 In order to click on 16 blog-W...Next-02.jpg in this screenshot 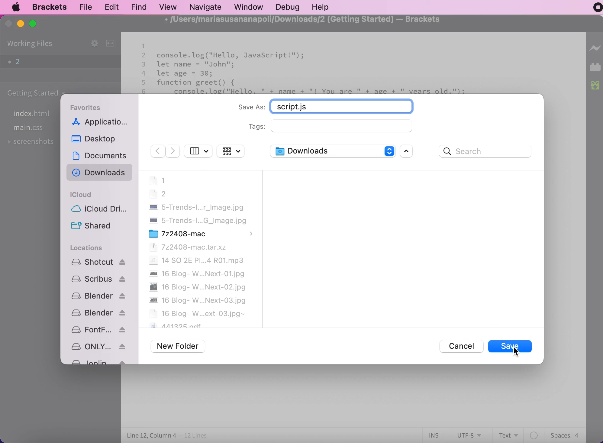, I will do `click(197, 287)`.